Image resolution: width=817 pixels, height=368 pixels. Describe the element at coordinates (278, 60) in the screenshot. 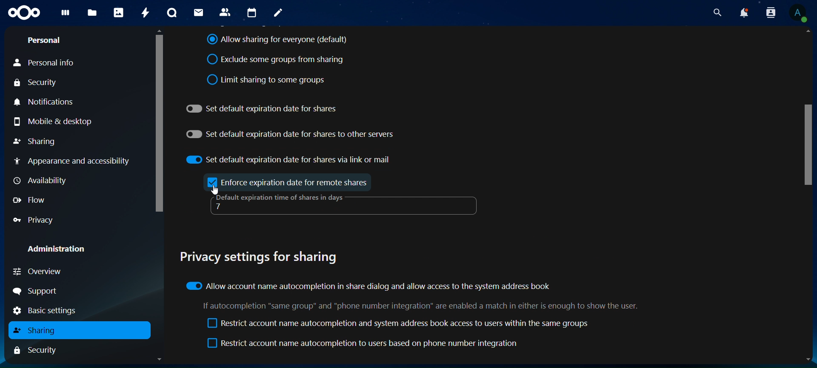

I see `exclude somegroups from sharing` at that location.